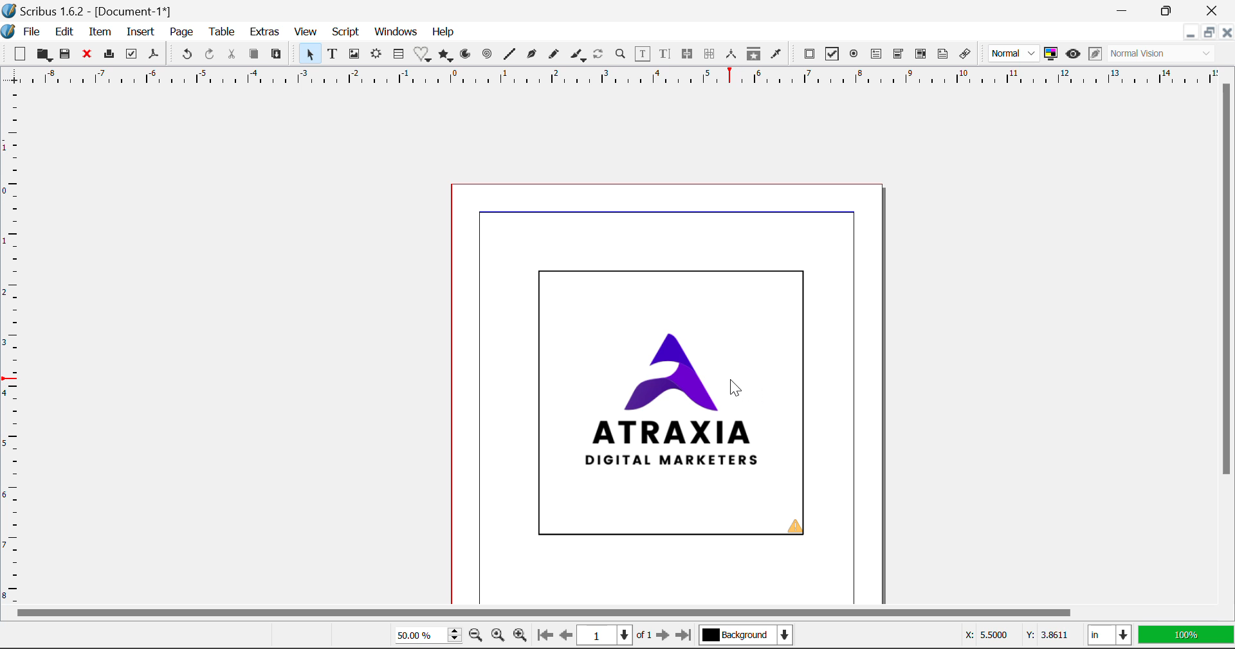 The height and width of the screenshot is (649, 1235). Describe the element at coordinates (601, 613) in the screenshot. I see `Horizontal Scroll Bar` at that location.